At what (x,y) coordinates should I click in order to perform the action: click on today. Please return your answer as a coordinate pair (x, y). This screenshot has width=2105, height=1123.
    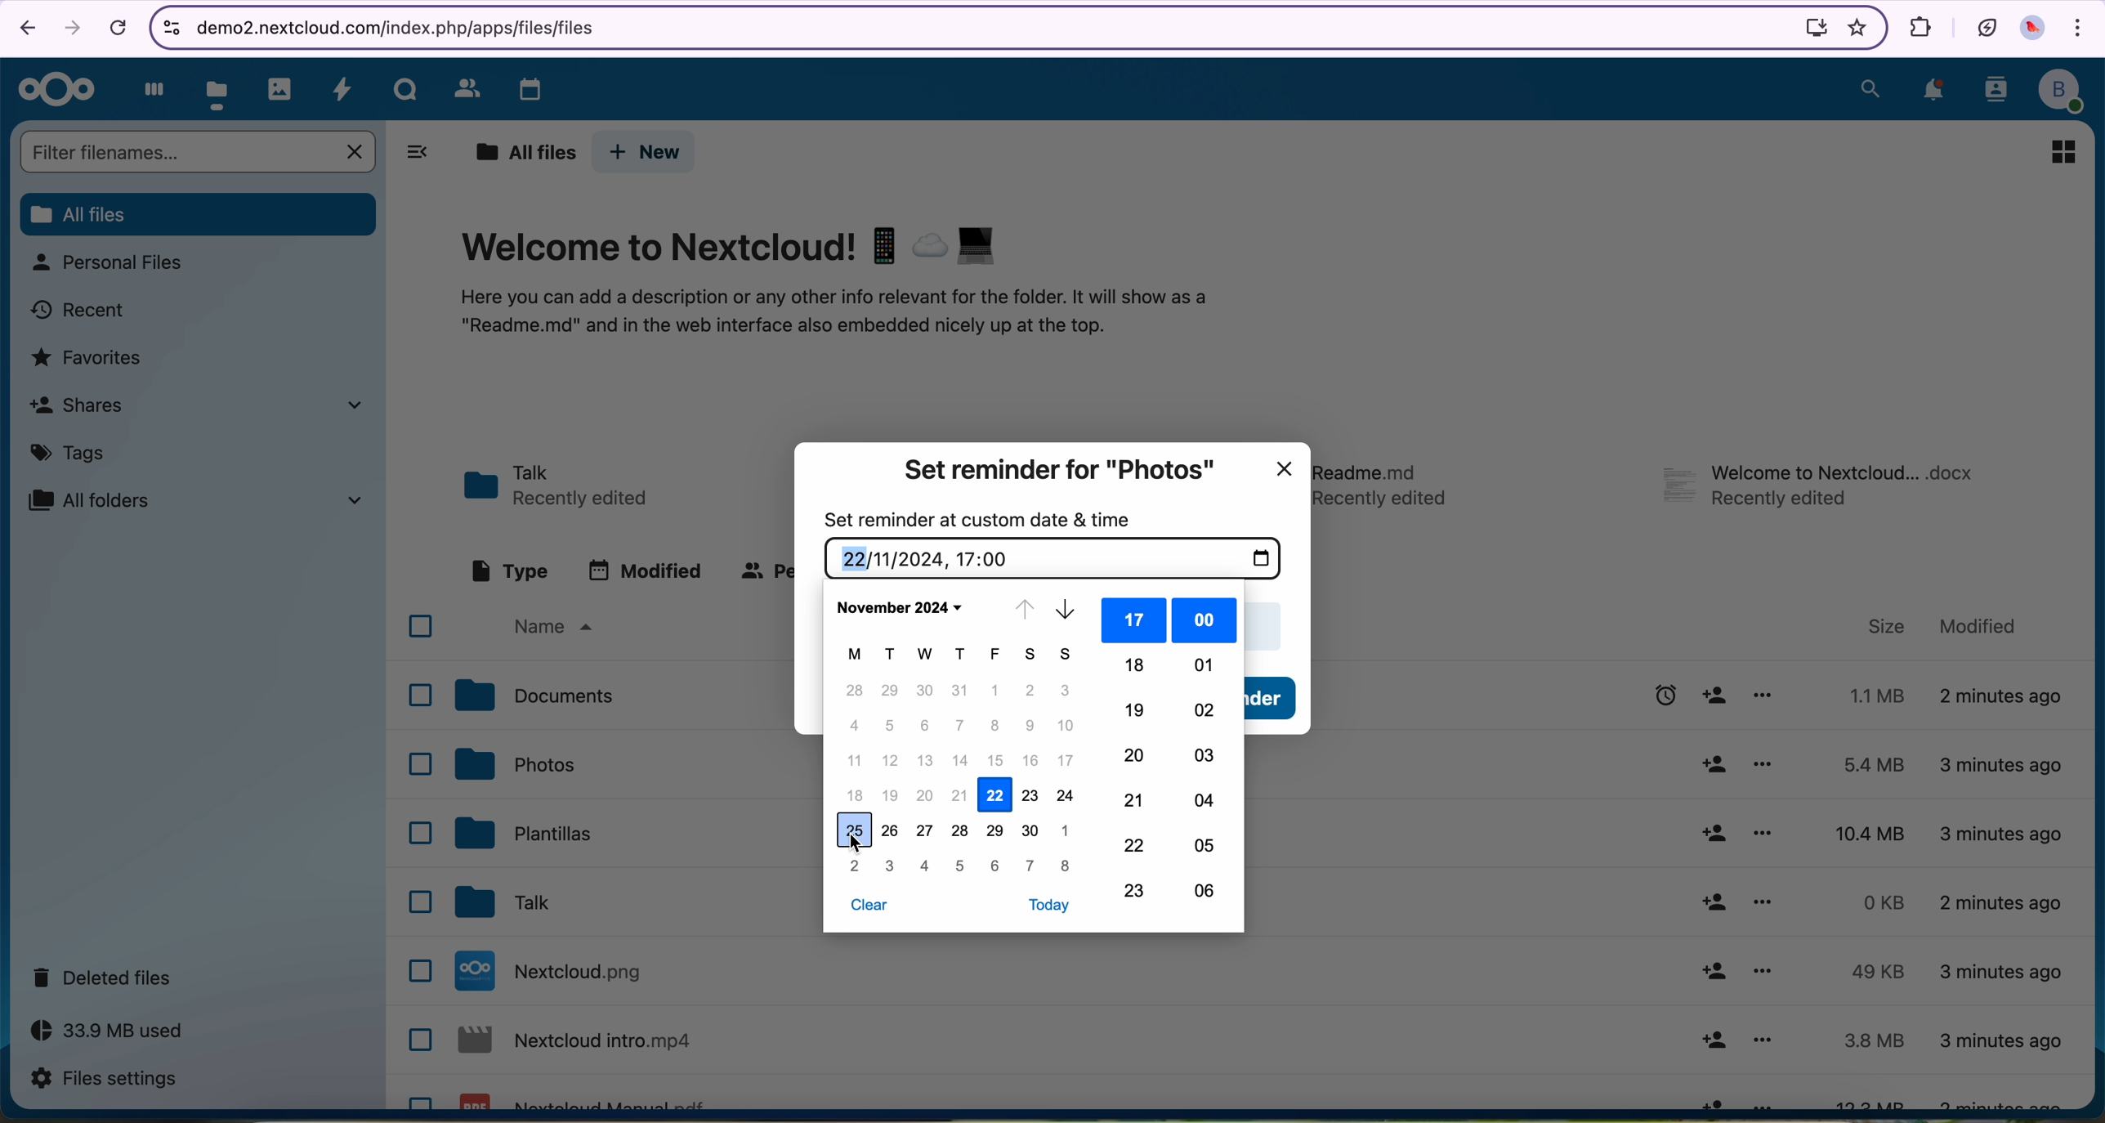
    Looking at the image, I should click on (1052, 905).